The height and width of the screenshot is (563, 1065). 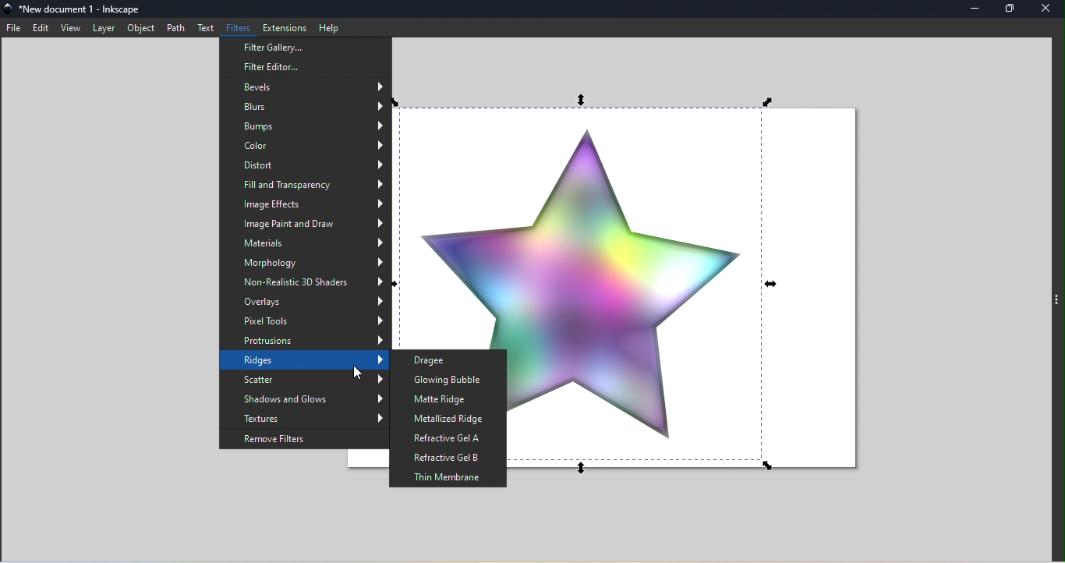 I want to click on Minimize, so click(x=976, y=9).